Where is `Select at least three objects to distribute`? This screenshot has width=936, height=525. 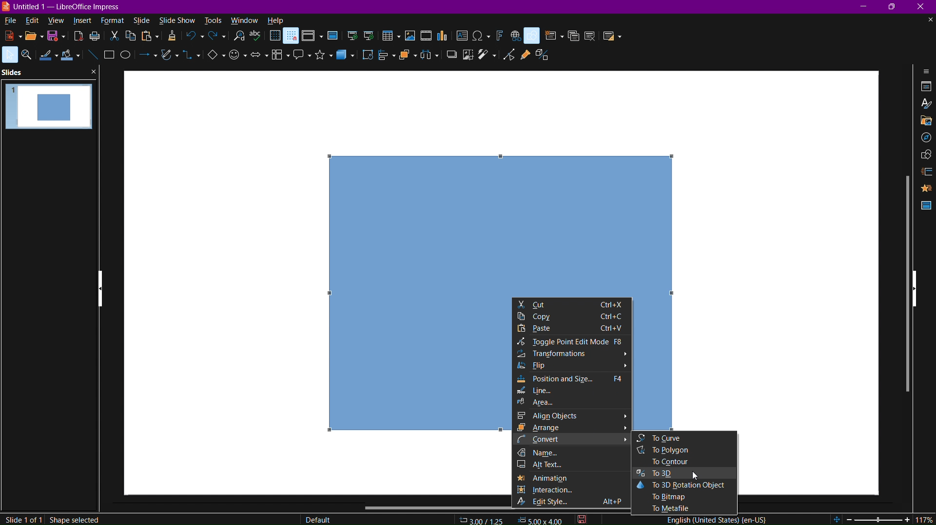
Select at least three objects to distribute is located at coordinates (429, 58).